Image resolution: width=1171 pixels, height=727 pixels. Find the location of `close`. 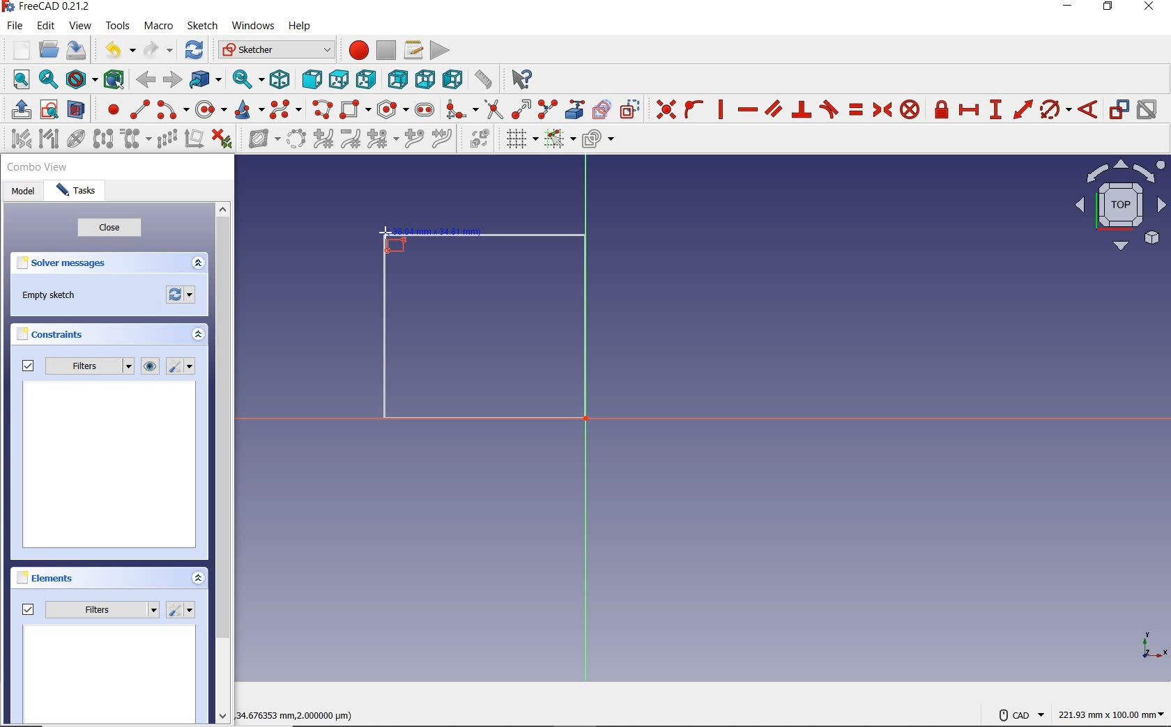

close is located at coordinates (1153, 8).